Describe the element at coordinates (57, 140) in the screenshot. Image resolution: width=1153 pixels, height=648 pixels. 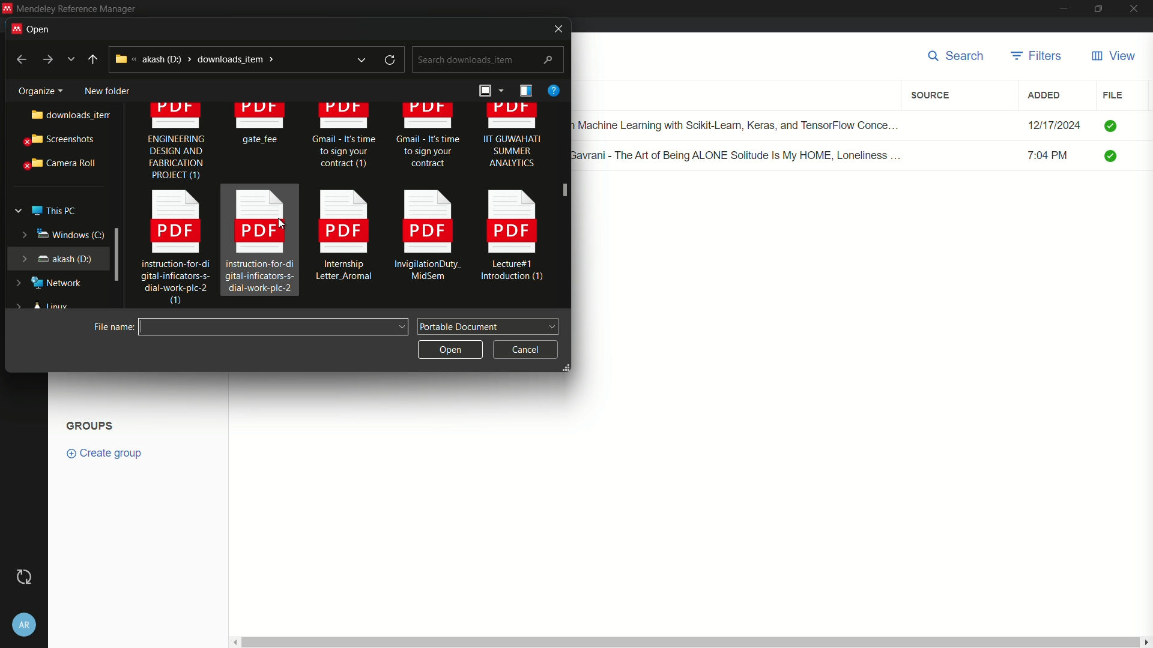
I see `screenshots` at that location.